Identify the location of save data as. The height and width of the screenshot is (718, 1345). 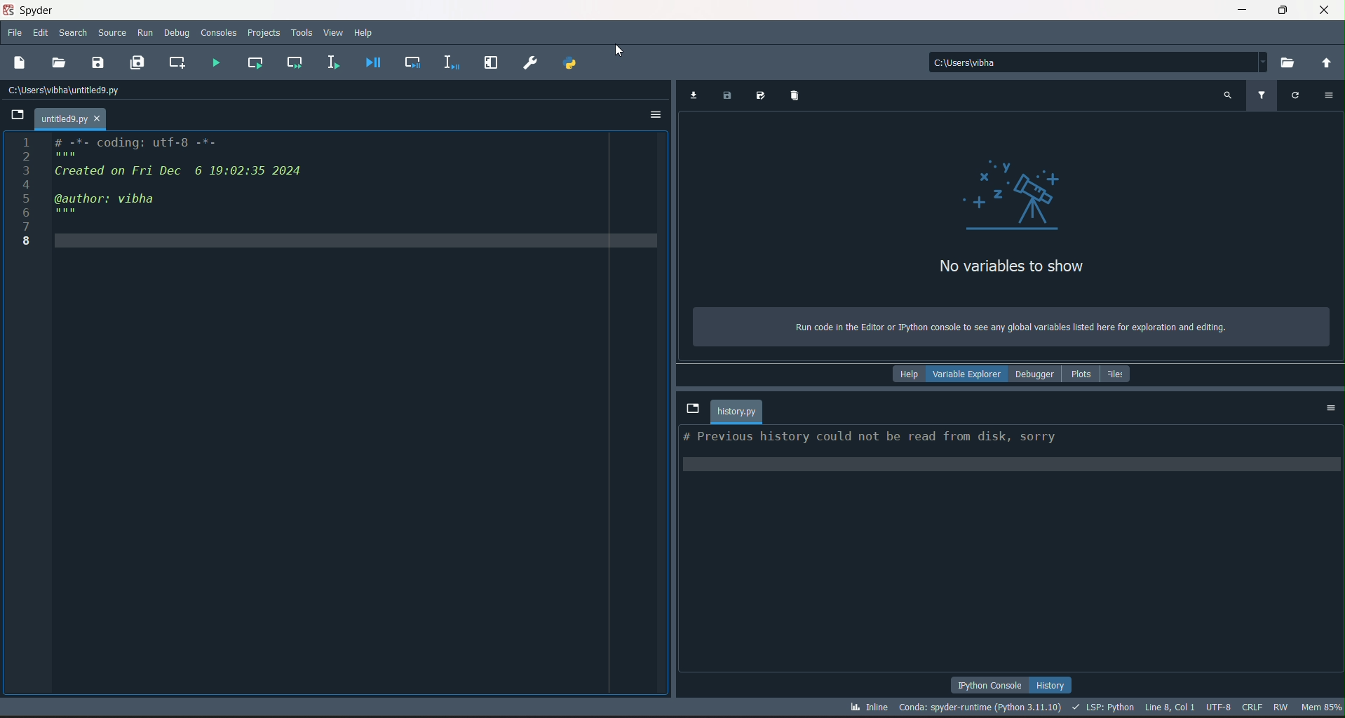
(760, 95).